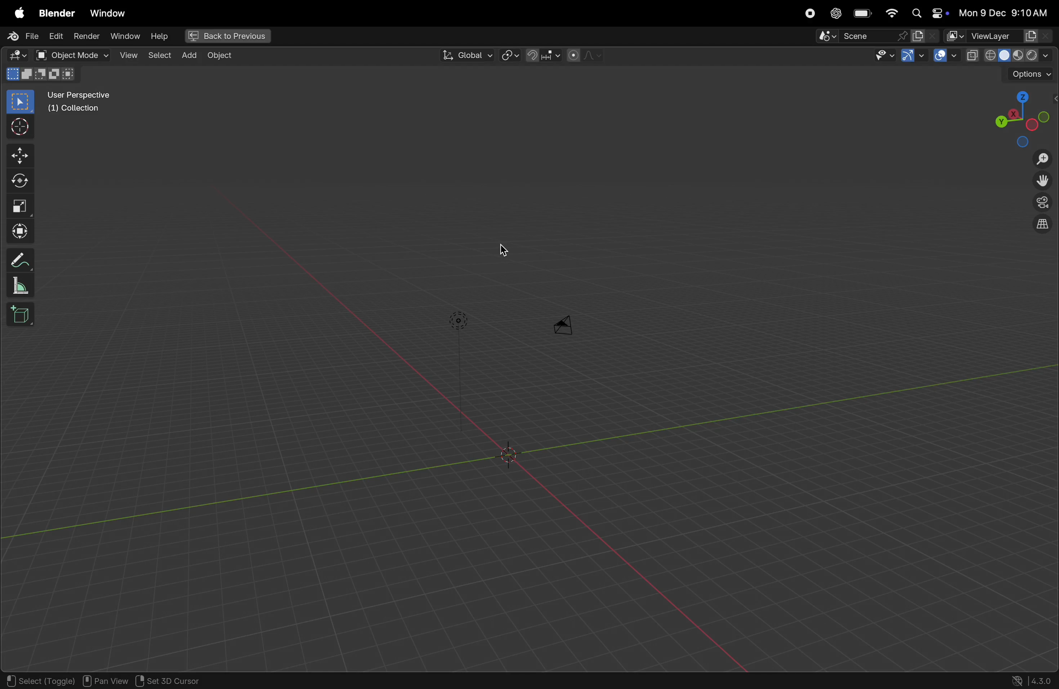 The image size is (1059, 689). What do you see at coordinates (511, 455) in the screenshot?
I see `centre` at bounding box center [511, 455].